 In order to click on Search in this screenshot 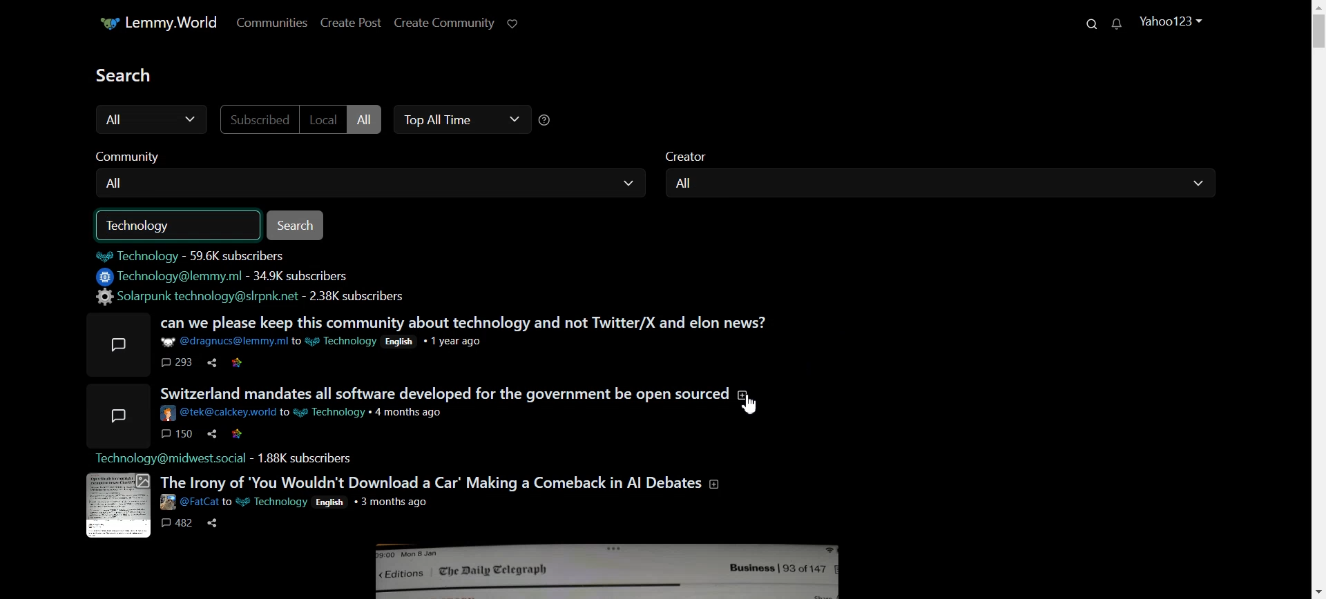, I will do `click(298, 225)`.